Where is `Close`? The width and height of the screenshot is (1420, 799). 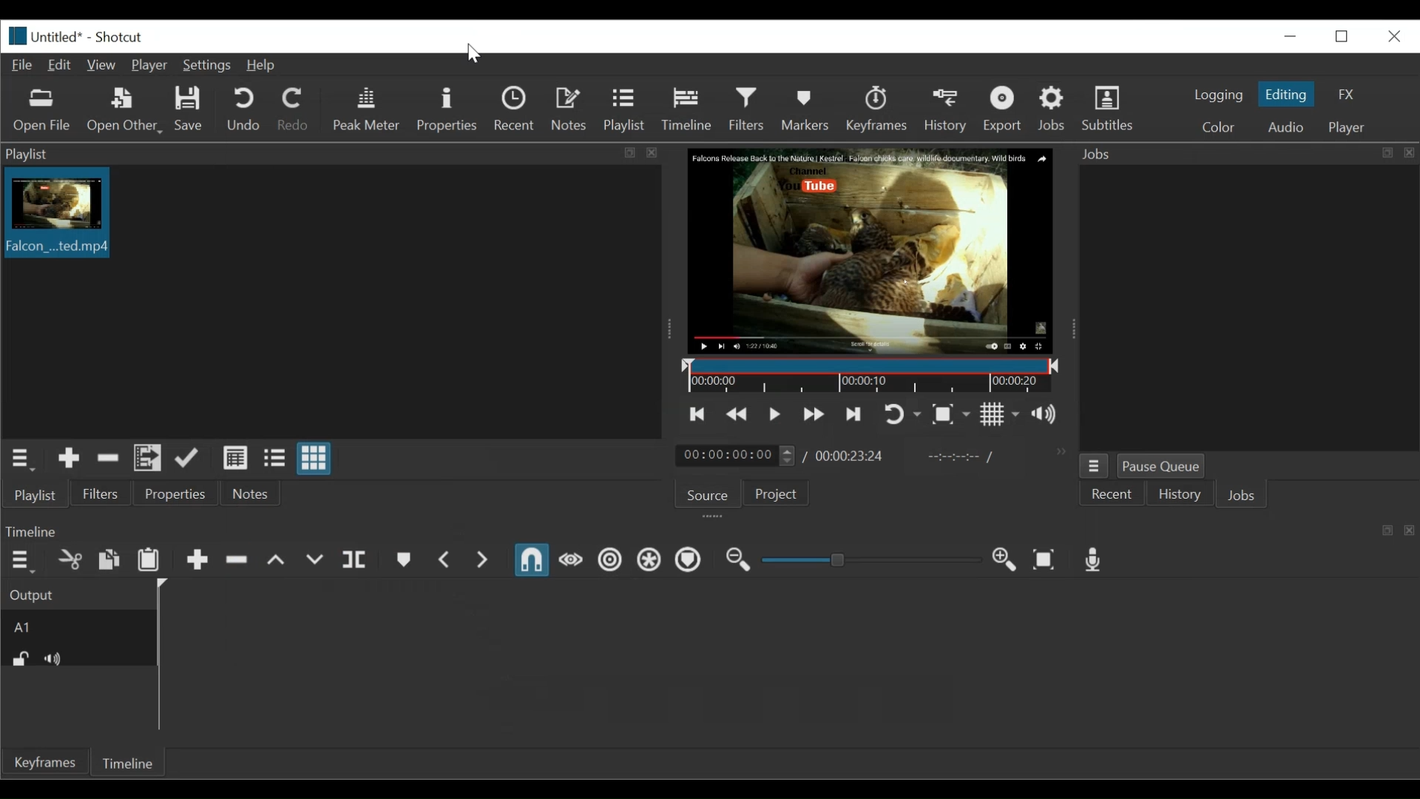
Close is located at coordinates (1392, 36).